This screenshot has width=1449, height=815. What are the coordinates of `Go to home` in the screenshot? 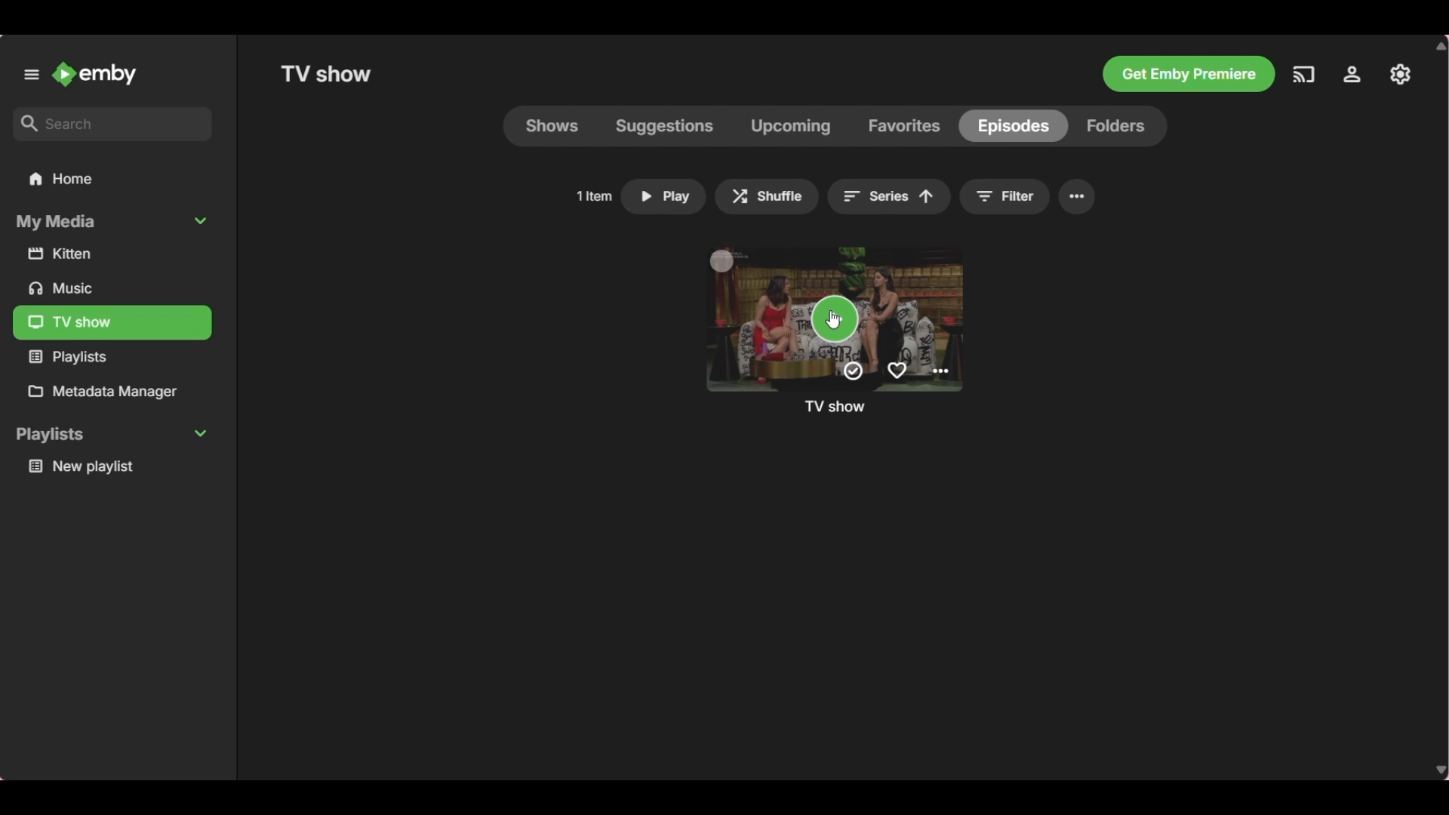 It's located at (94, 73).